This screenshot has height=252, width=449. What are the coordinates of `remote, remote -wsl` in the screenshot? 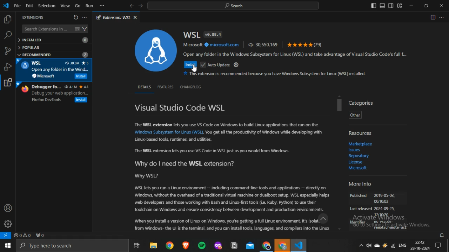 It's located at (390, 227).